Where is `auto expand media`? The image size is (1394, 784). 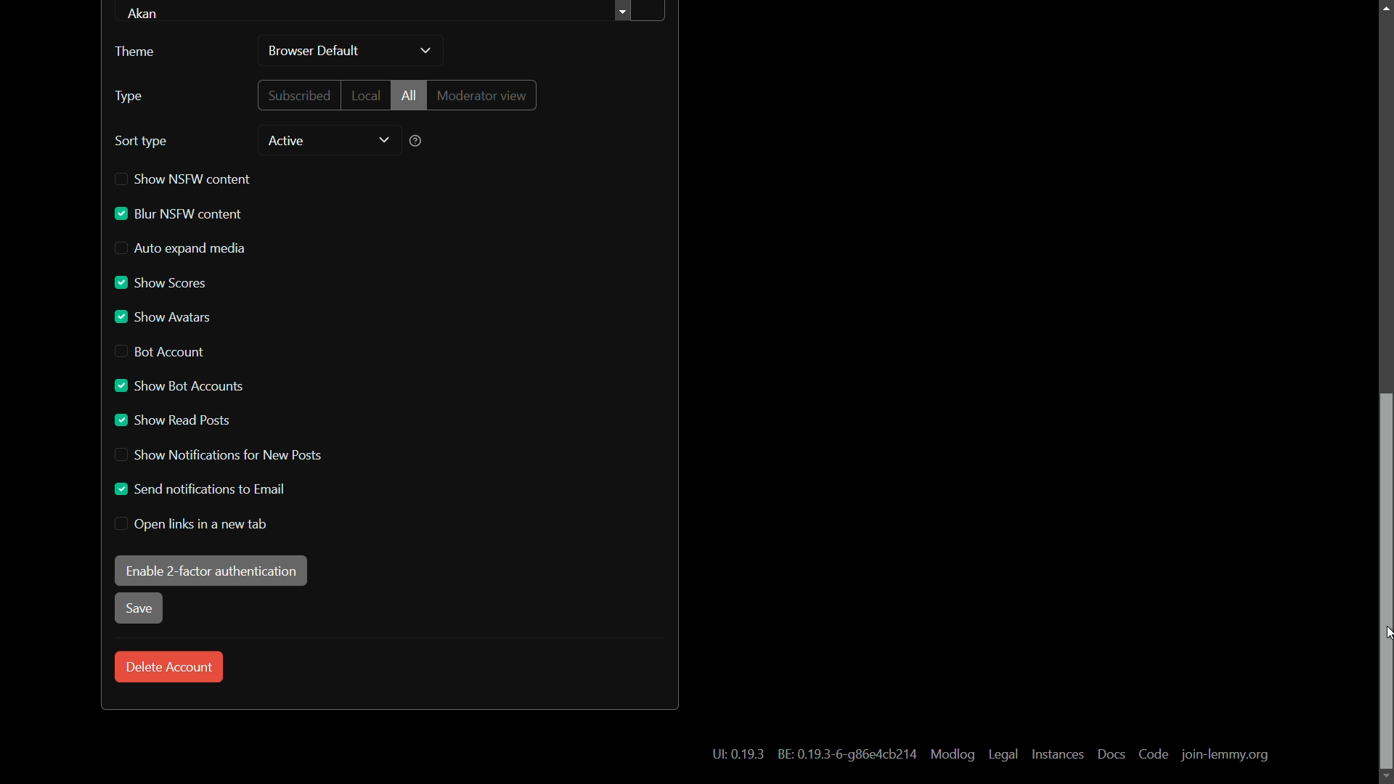 auto expand media is located at coordinates (182, 248).